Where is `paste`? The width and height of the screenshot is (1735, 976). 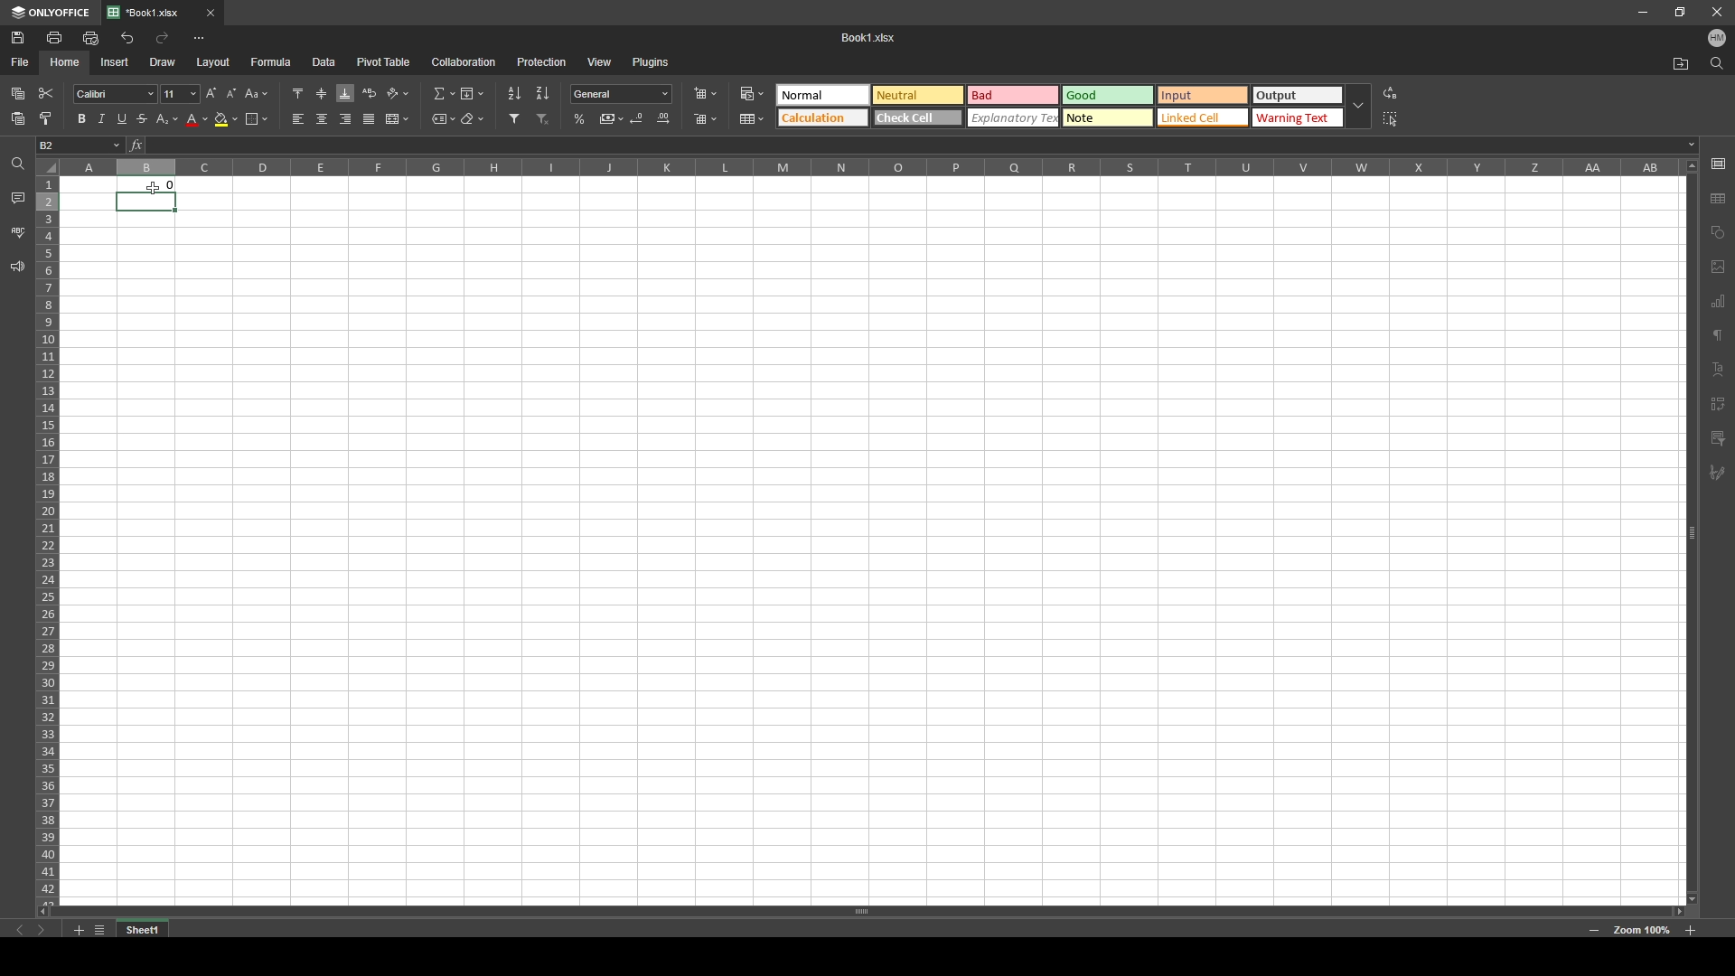
paste is located at coordinates (19, 119).